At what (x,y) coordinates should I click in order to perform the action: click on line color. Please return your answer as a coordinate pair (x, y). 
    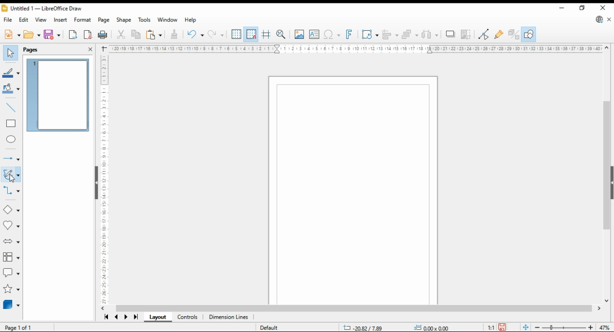
    Looking at the image, I should click on (12, 72).